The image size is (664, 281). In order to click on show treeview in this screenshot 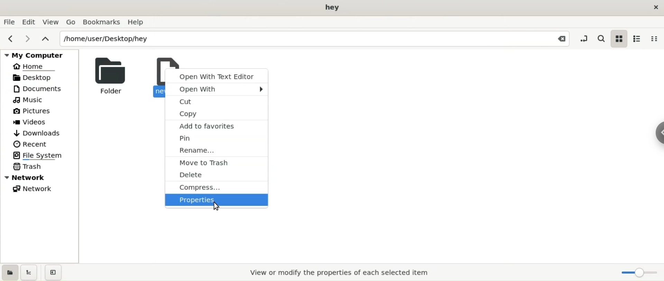, I will do `click(29, 272)`.